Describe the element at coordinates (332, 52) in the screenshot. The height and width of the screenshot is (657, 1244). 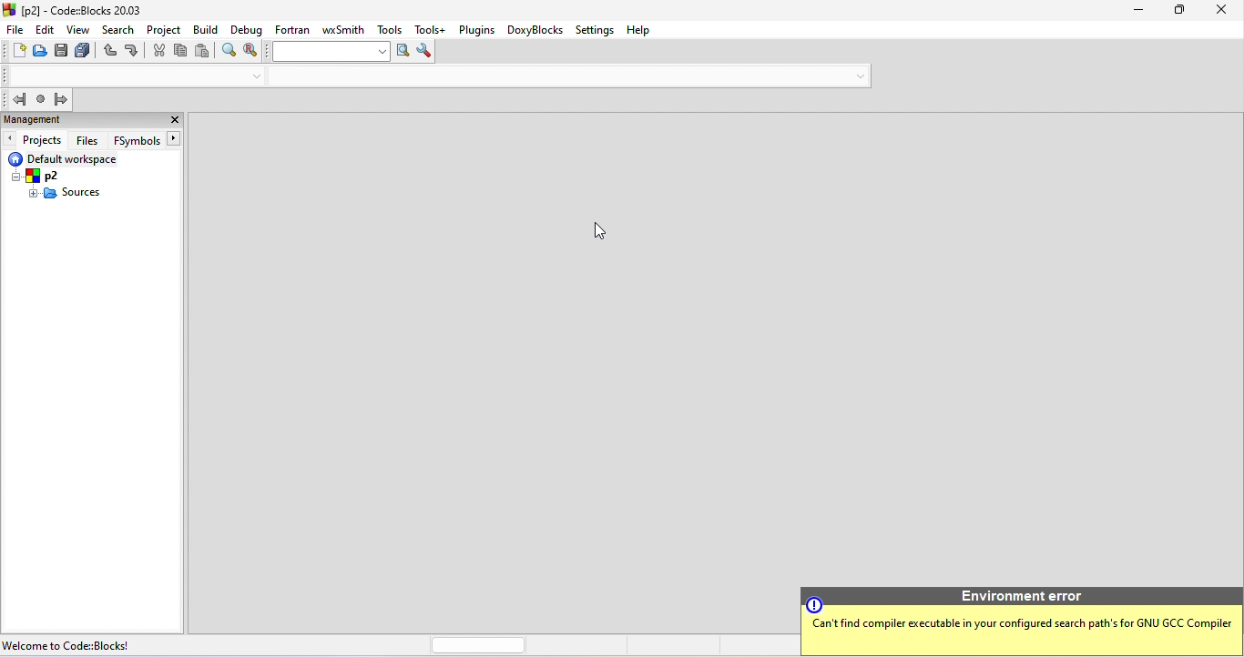
I see `search text box` at that location.